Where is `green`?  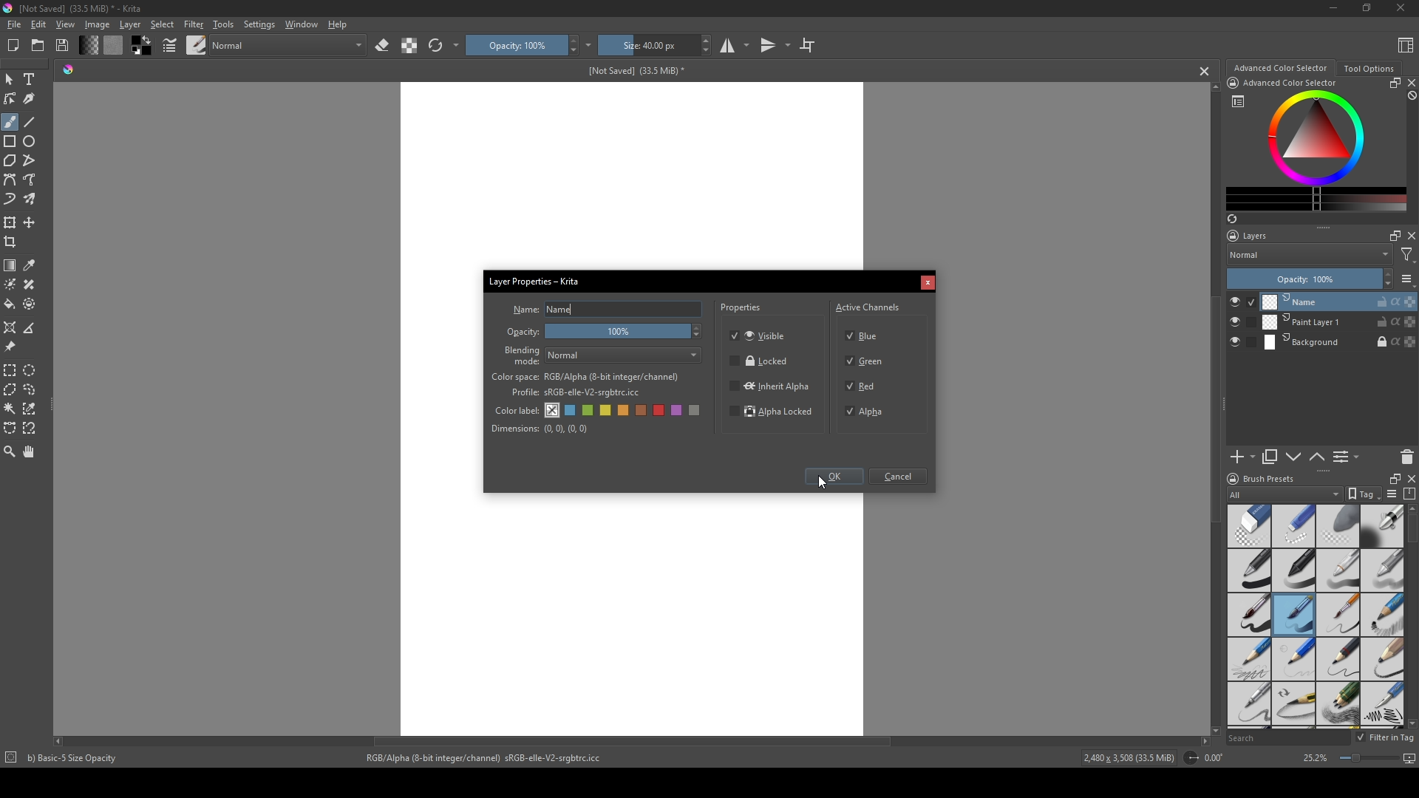 green is located at coordinates (589, 412).